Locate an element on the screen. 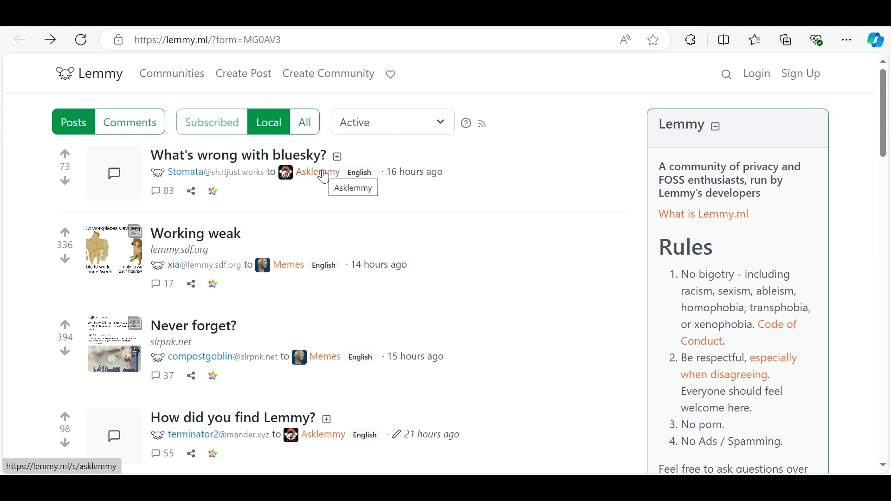  Time posted is located at coordinates (380, 266).